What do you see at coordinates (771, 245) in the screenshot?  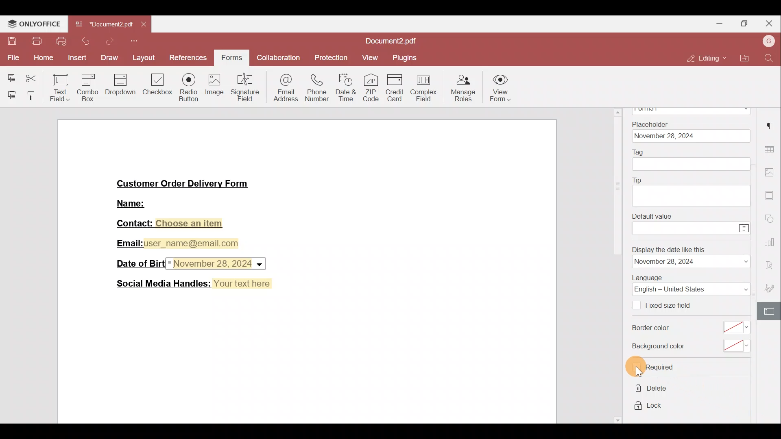 I see `Chart settings` at bounding box center [771, 245].